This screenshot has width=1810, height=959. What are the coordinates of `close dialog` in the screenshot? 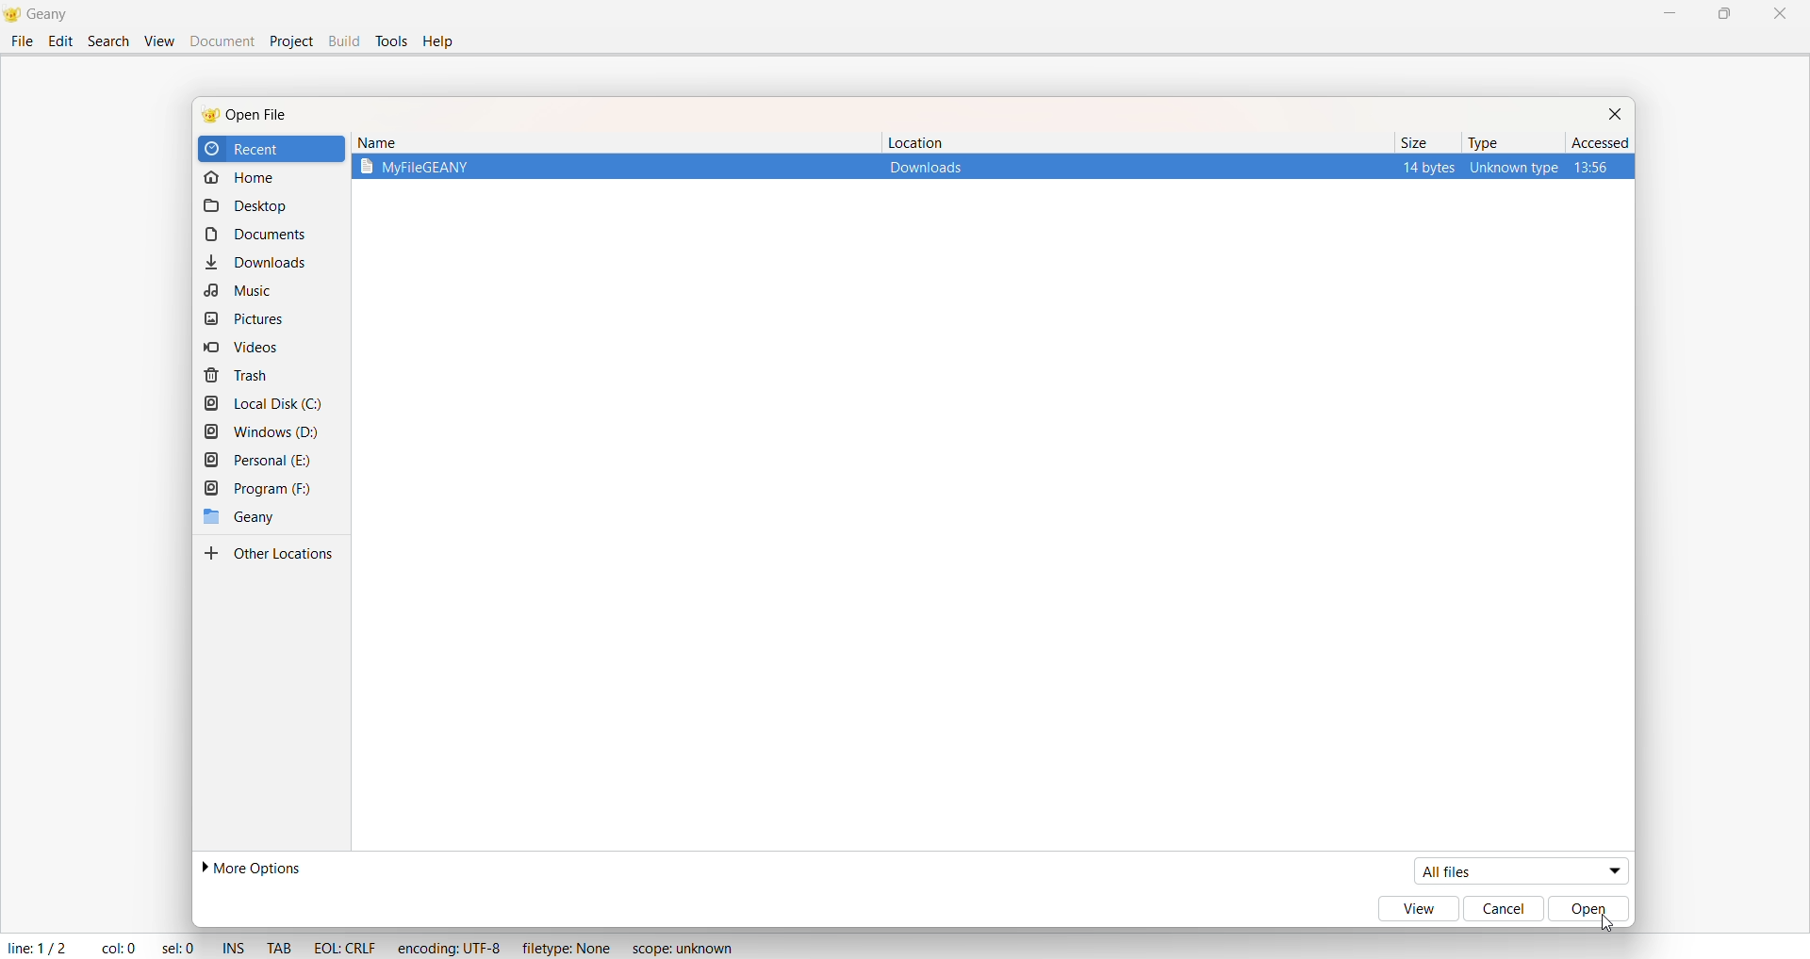 It's located at (1621, 117).